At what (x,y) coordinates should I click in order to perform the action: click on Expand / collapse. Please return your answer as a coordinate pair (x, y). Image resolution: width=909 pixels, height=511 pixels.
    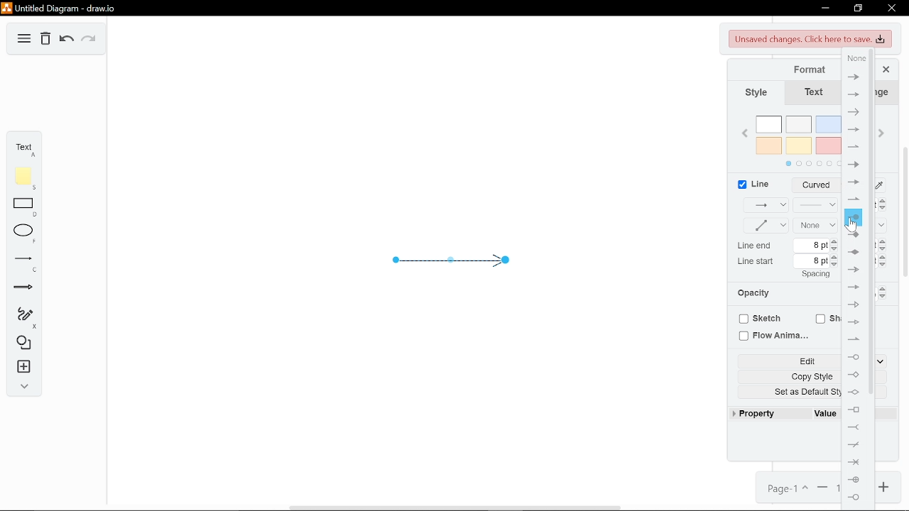
    Looking at the image, I should click on (24, 385).